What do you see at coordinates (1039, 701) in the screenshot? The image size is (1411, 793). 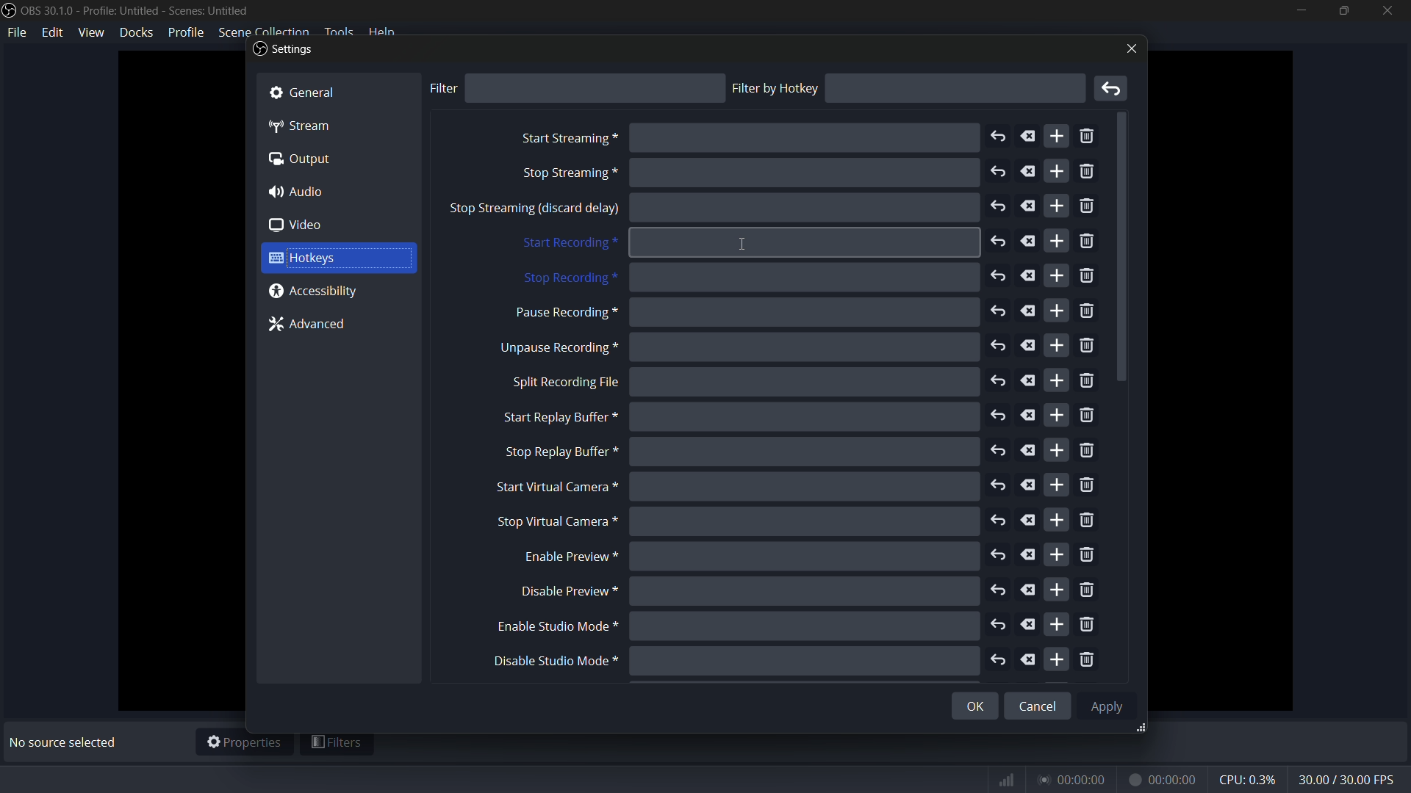 I see `Cancel` at bounding box center [1039, 701].